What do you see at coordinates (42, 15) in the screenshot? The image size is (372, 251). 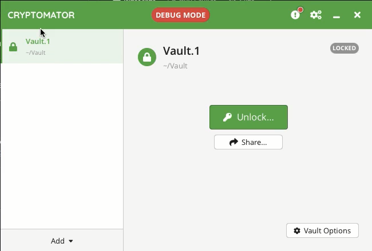 I see `CRYPTOMATOR` at bounding box center [42, 15].